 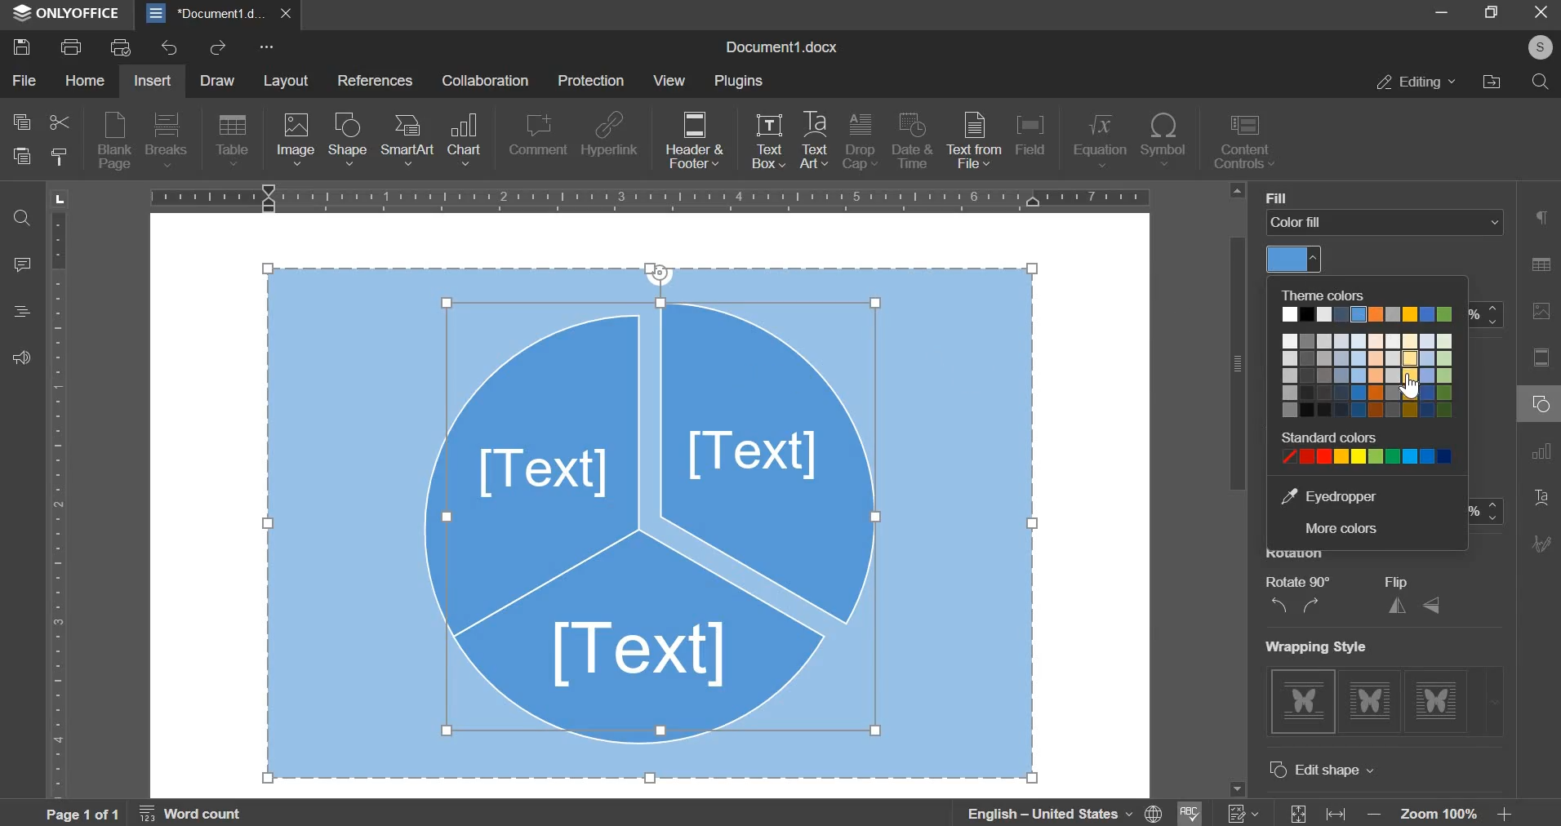 What do you see at coordinates (1413, 606) in the screenshot?
I see `flip` at bounding box center [1413, 606].